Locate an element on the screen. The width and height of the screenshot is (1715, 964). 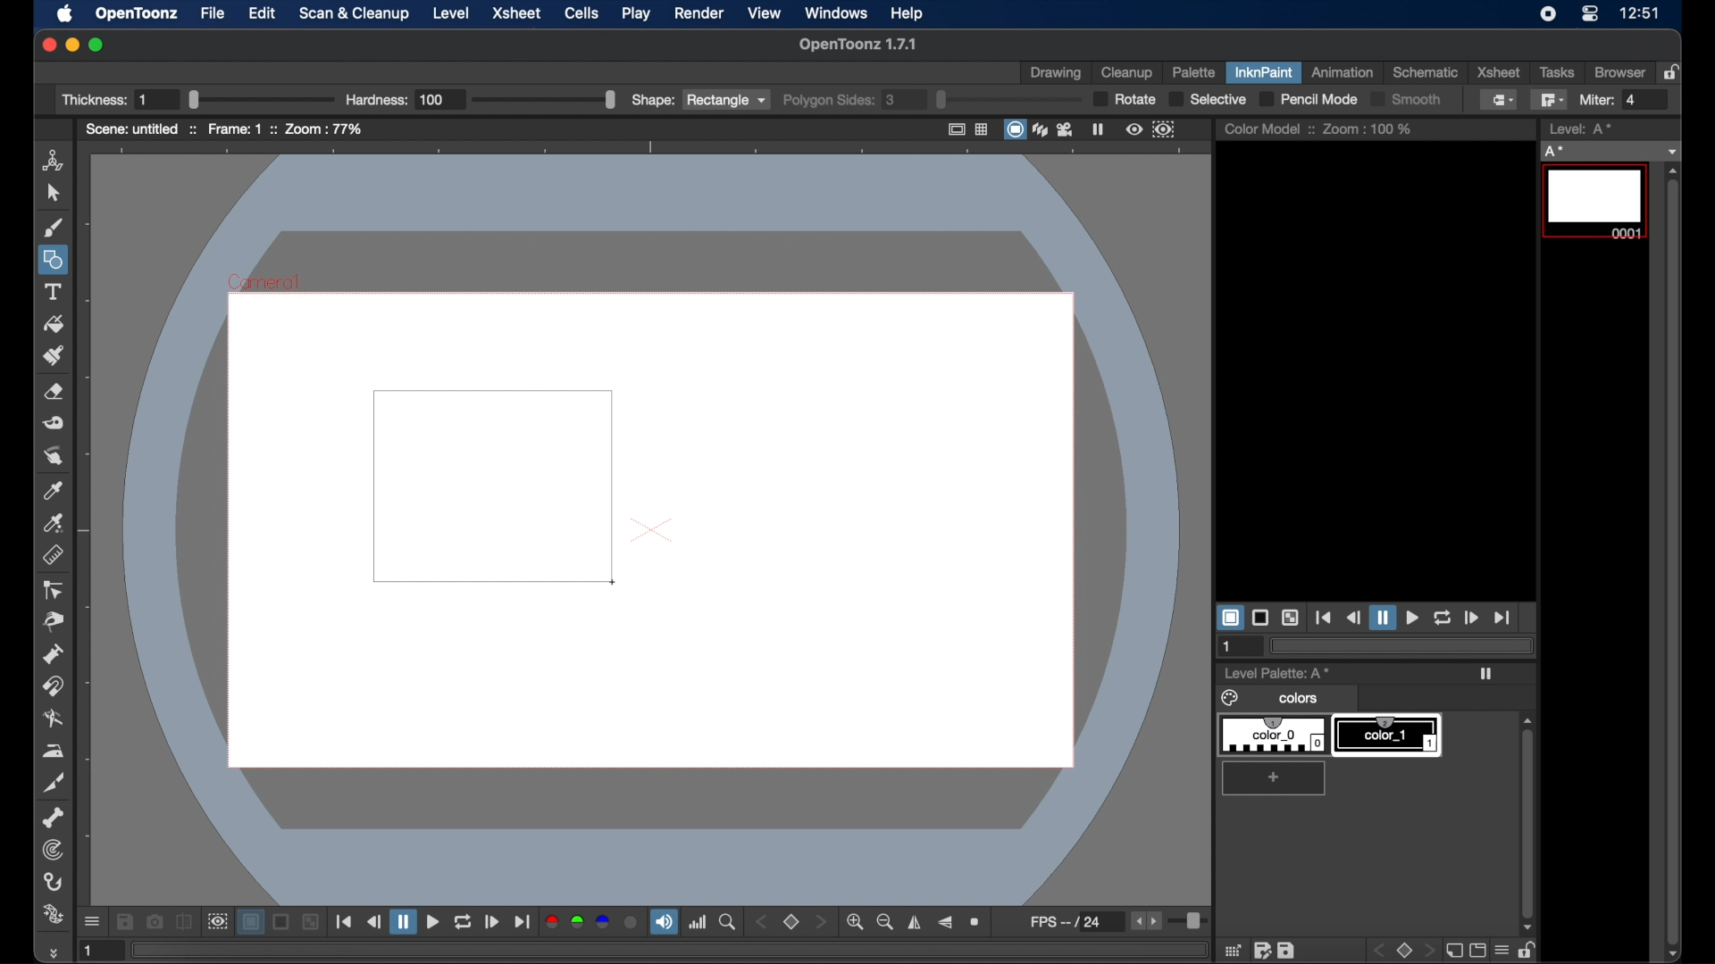
hook tool is located at coordinates (54, 882).